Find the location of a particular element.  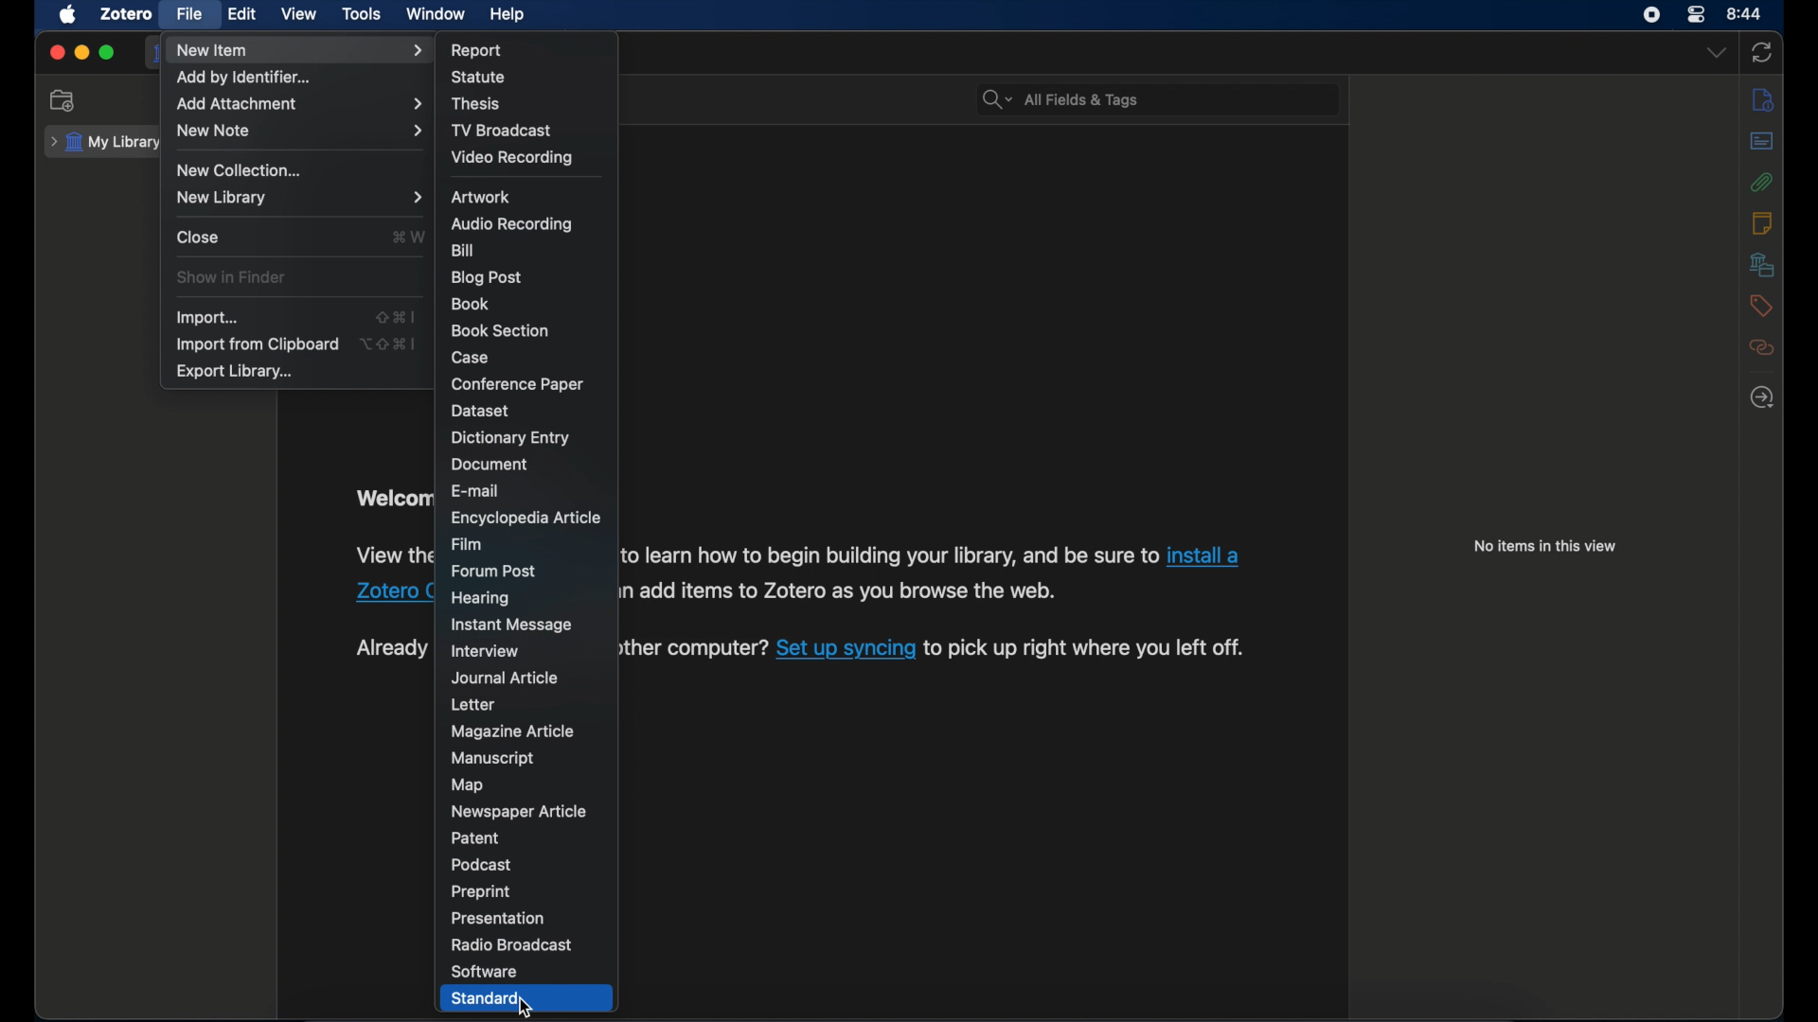

instant message is located at coordinates (509, 626).